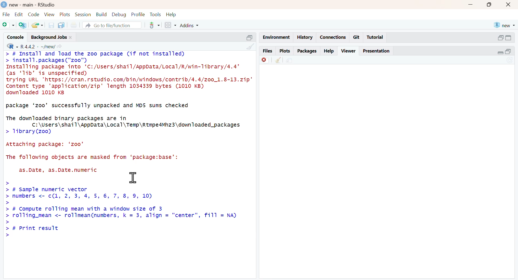 Image resolution: width=518 pixels, height=280 pixels. Describe the element at coordinates (250, 38) in the screenshot. I see `open in separate window` at that location.